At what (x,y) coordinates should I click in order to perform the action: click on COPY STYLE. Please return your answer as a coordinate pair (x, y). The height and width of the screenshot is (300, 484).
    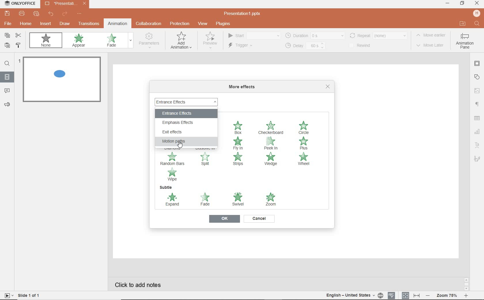
    Looking at the image, I should click on (18, 45).